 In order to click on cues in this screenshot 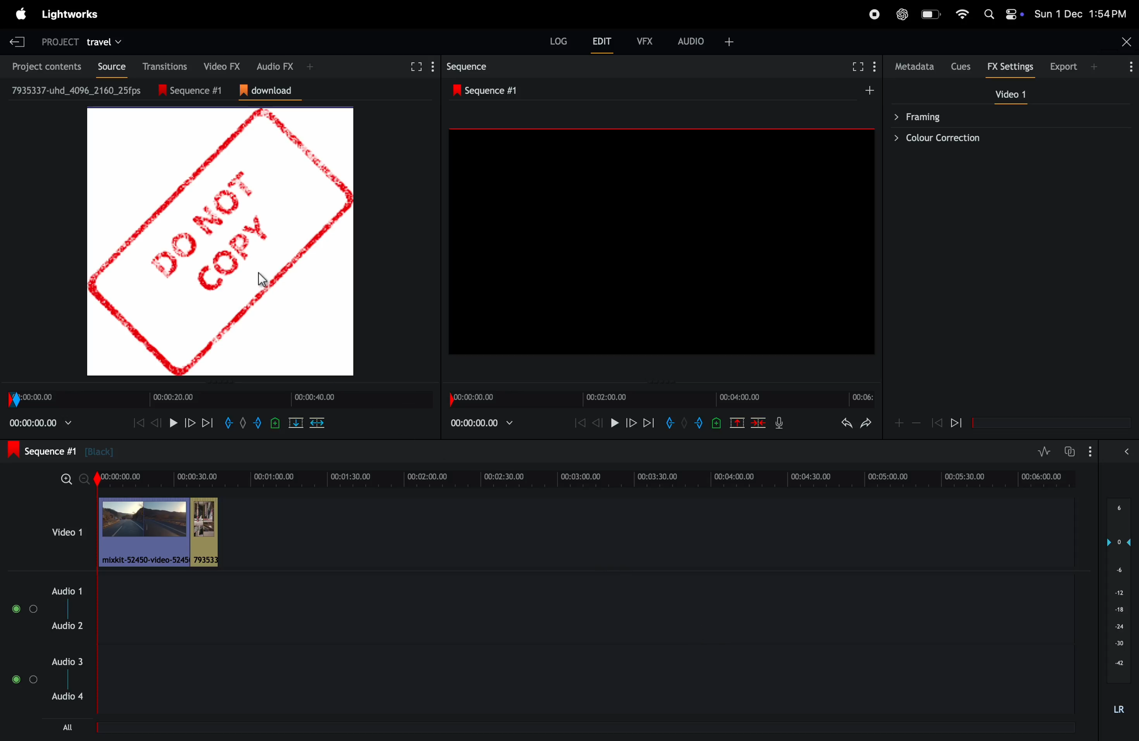, I will do `click(962, 67)`.